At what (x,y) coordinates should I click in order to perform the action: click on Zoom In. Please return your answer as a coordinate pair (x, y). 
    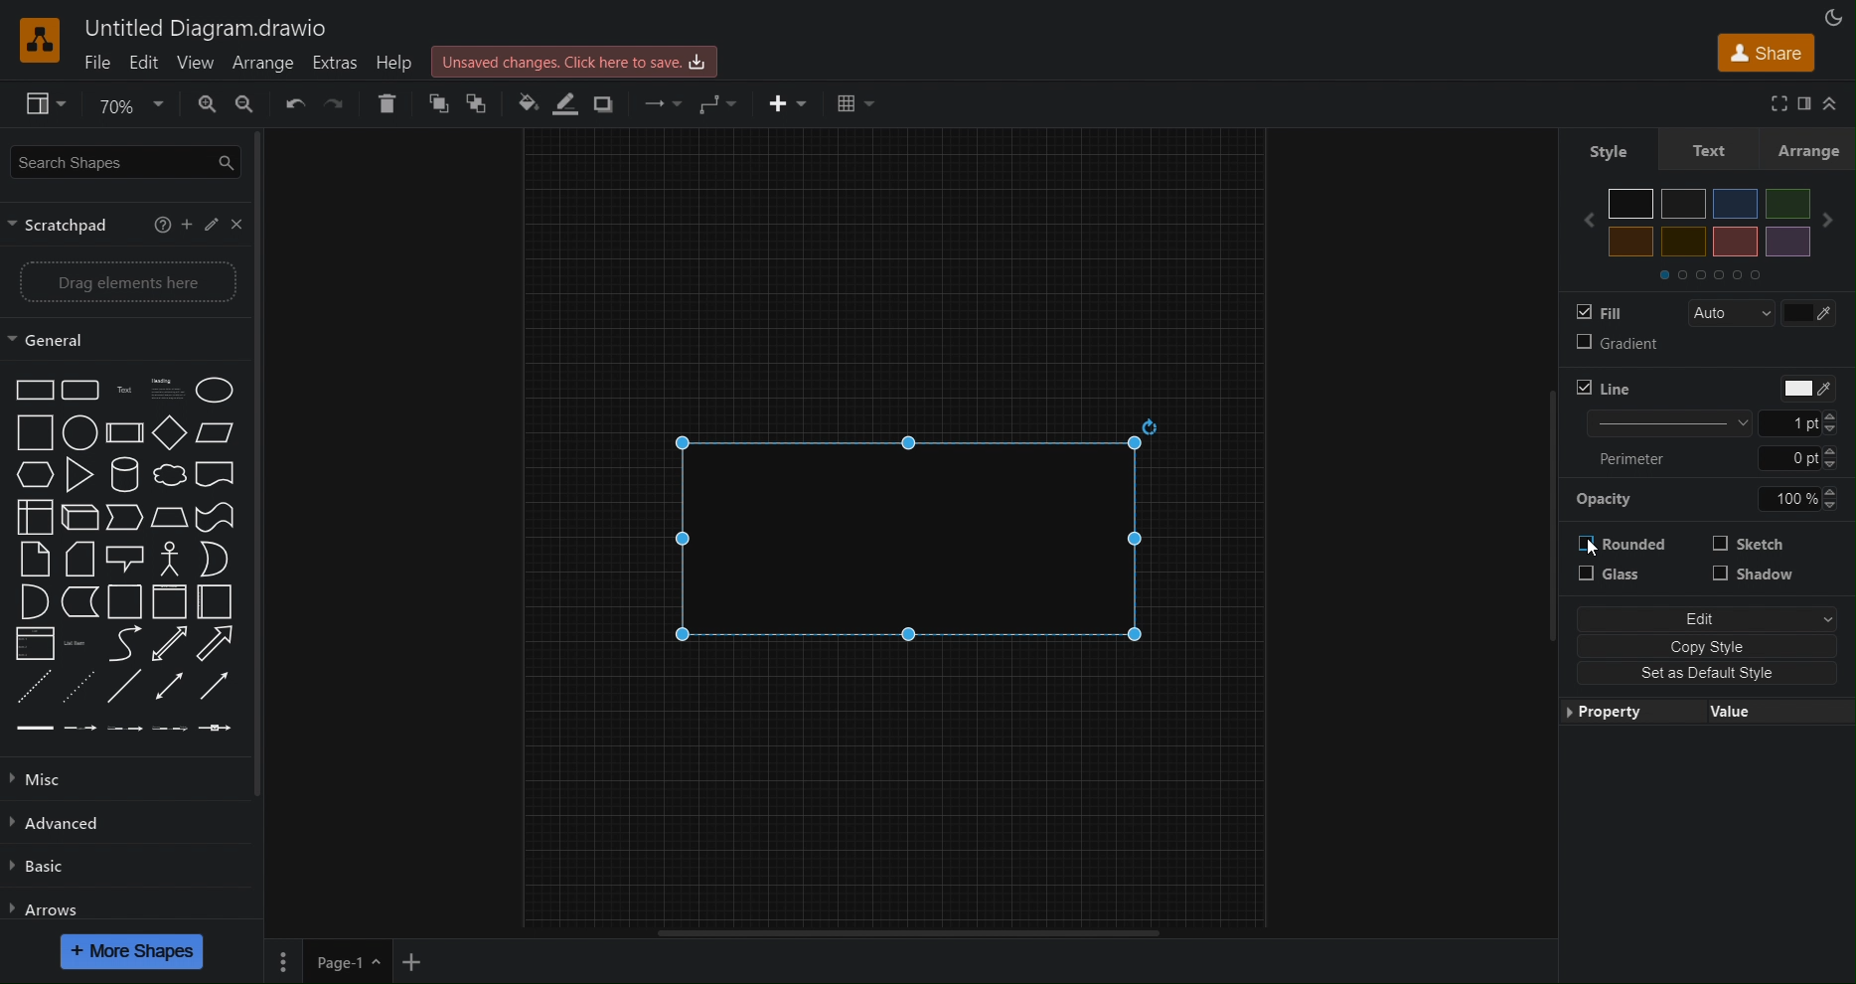
    Looking at the image, I should click on (207, 102).